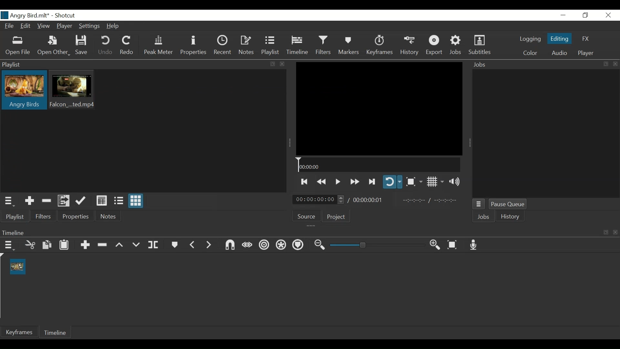 The image size is (620, 349). What do you see at coordinates (264, 245) in the screenshot?
I see `Ripple` at bounding box center [264, 245].